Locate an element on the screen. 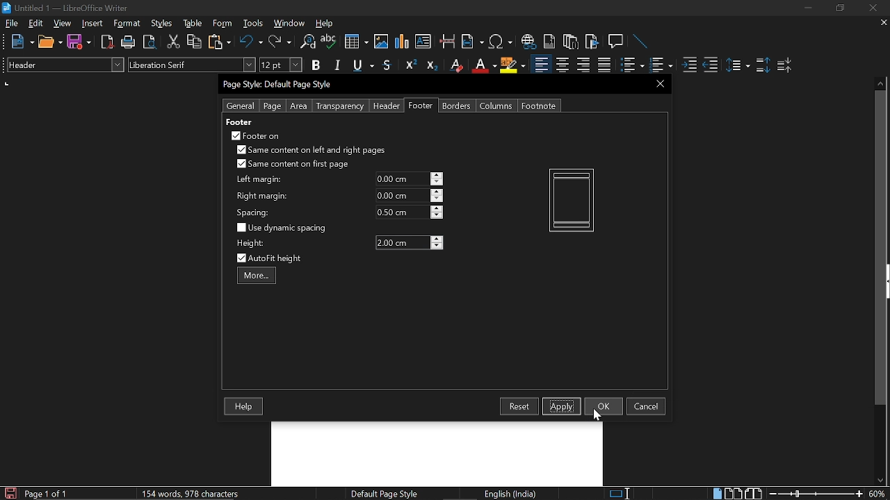  Footer is located at coordinates (421, 106).